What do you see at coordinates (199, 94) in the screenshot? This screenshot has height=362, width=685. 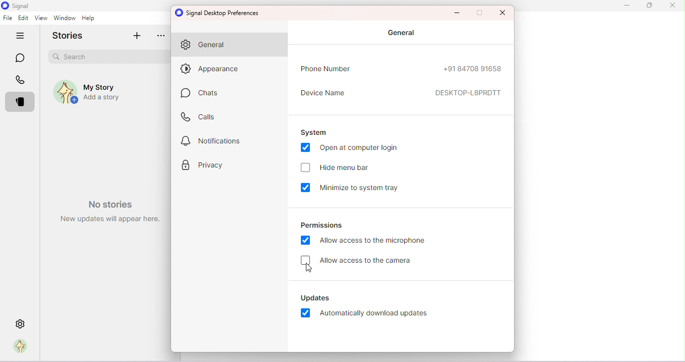 I see `Chats` at bounding box center [199, 94].